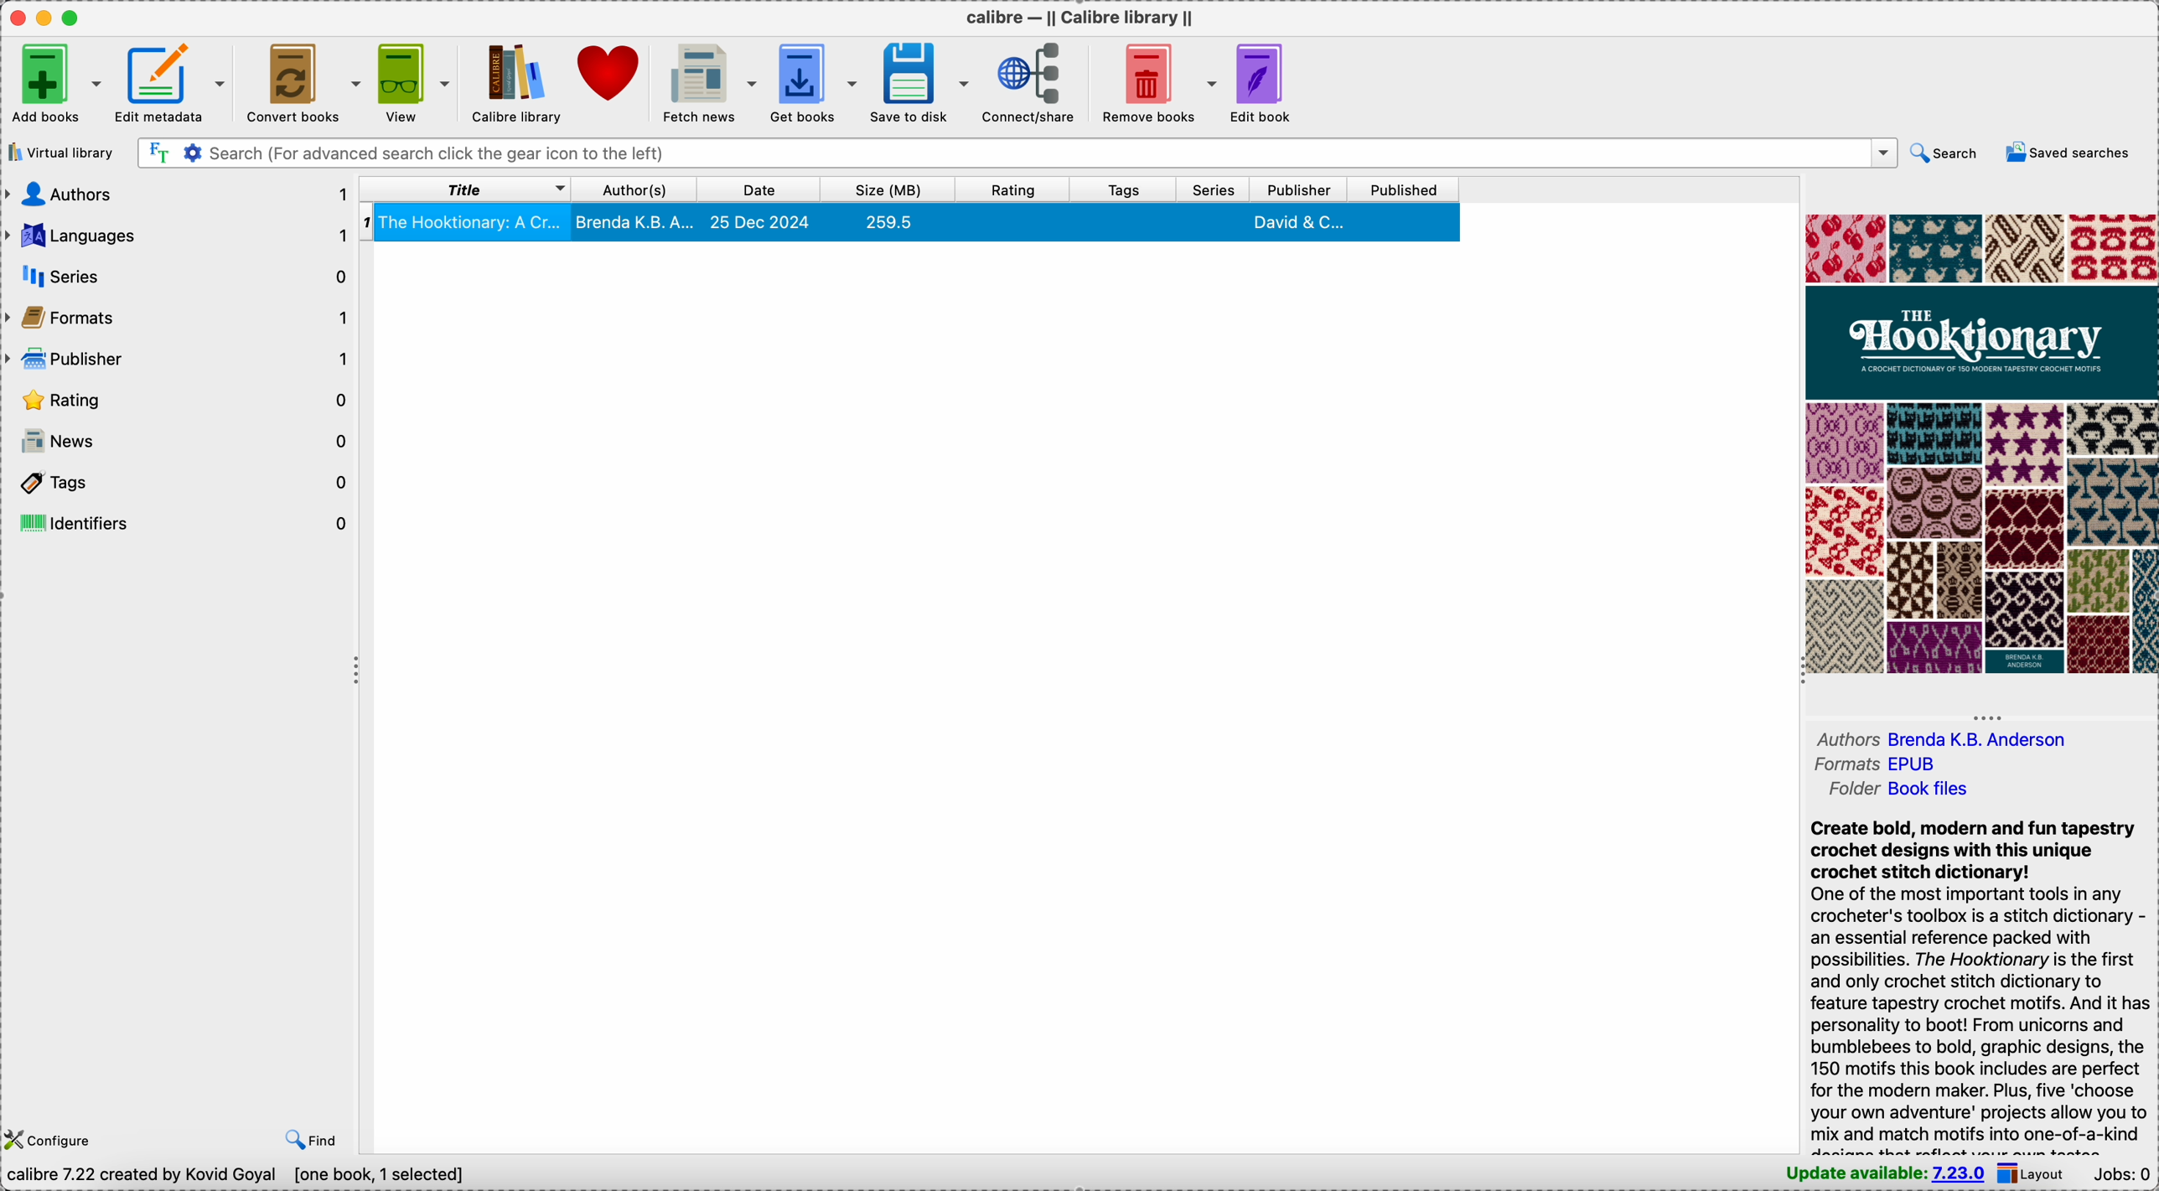  Describe the element at coordinates (2123, 1175) in the screenshot. I see `Jobs: 0` at that location.